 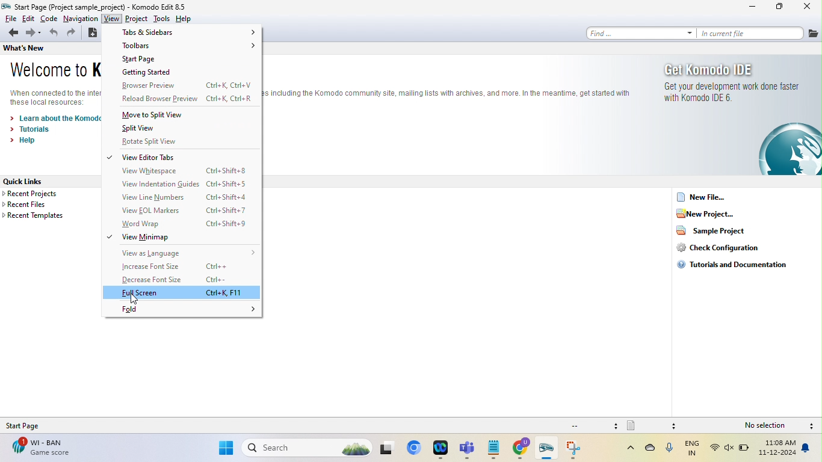 I want to click on komodo title, so click(x=167, y=6).